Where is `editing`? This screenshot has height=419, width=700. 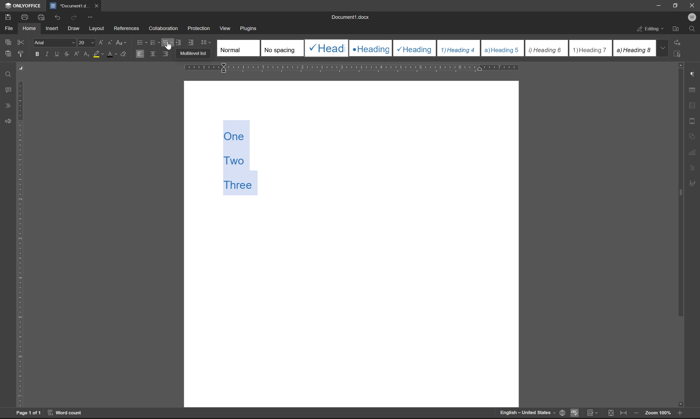 editing is located at coordinates (651, 30).